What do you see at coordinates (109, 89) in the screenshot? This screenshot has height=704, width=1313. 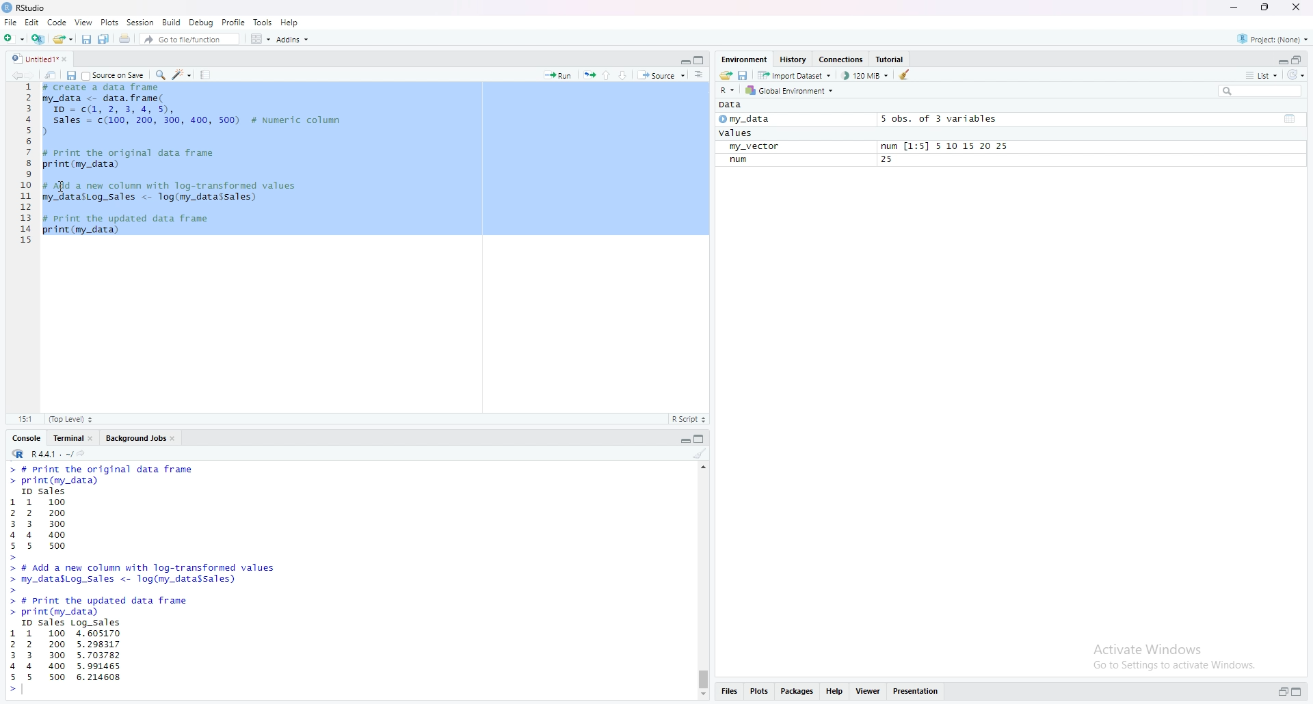 I see `# create a data frame` at bounding box center [109, 89].